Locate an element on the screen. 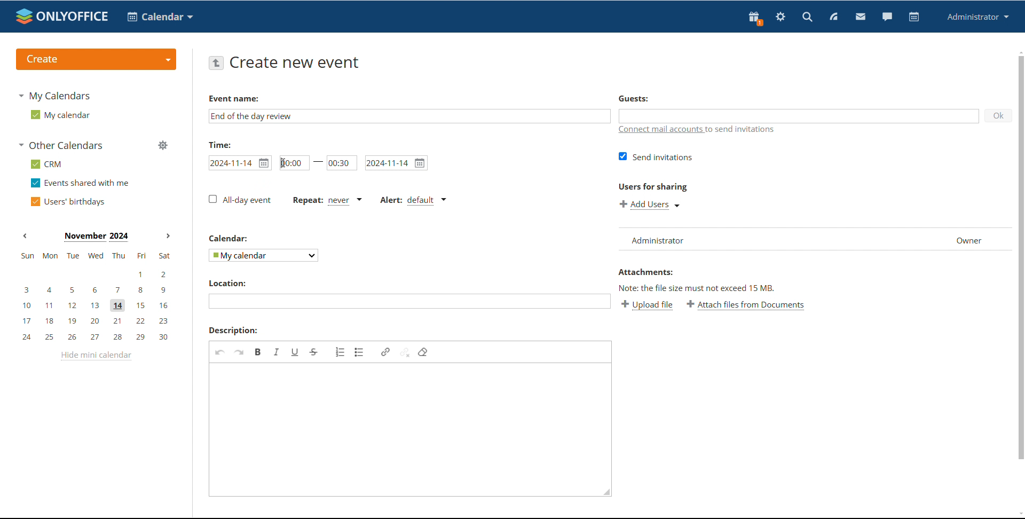 This screenshot has width=1025, height=519. set end date is located at coordinates (397, 163).